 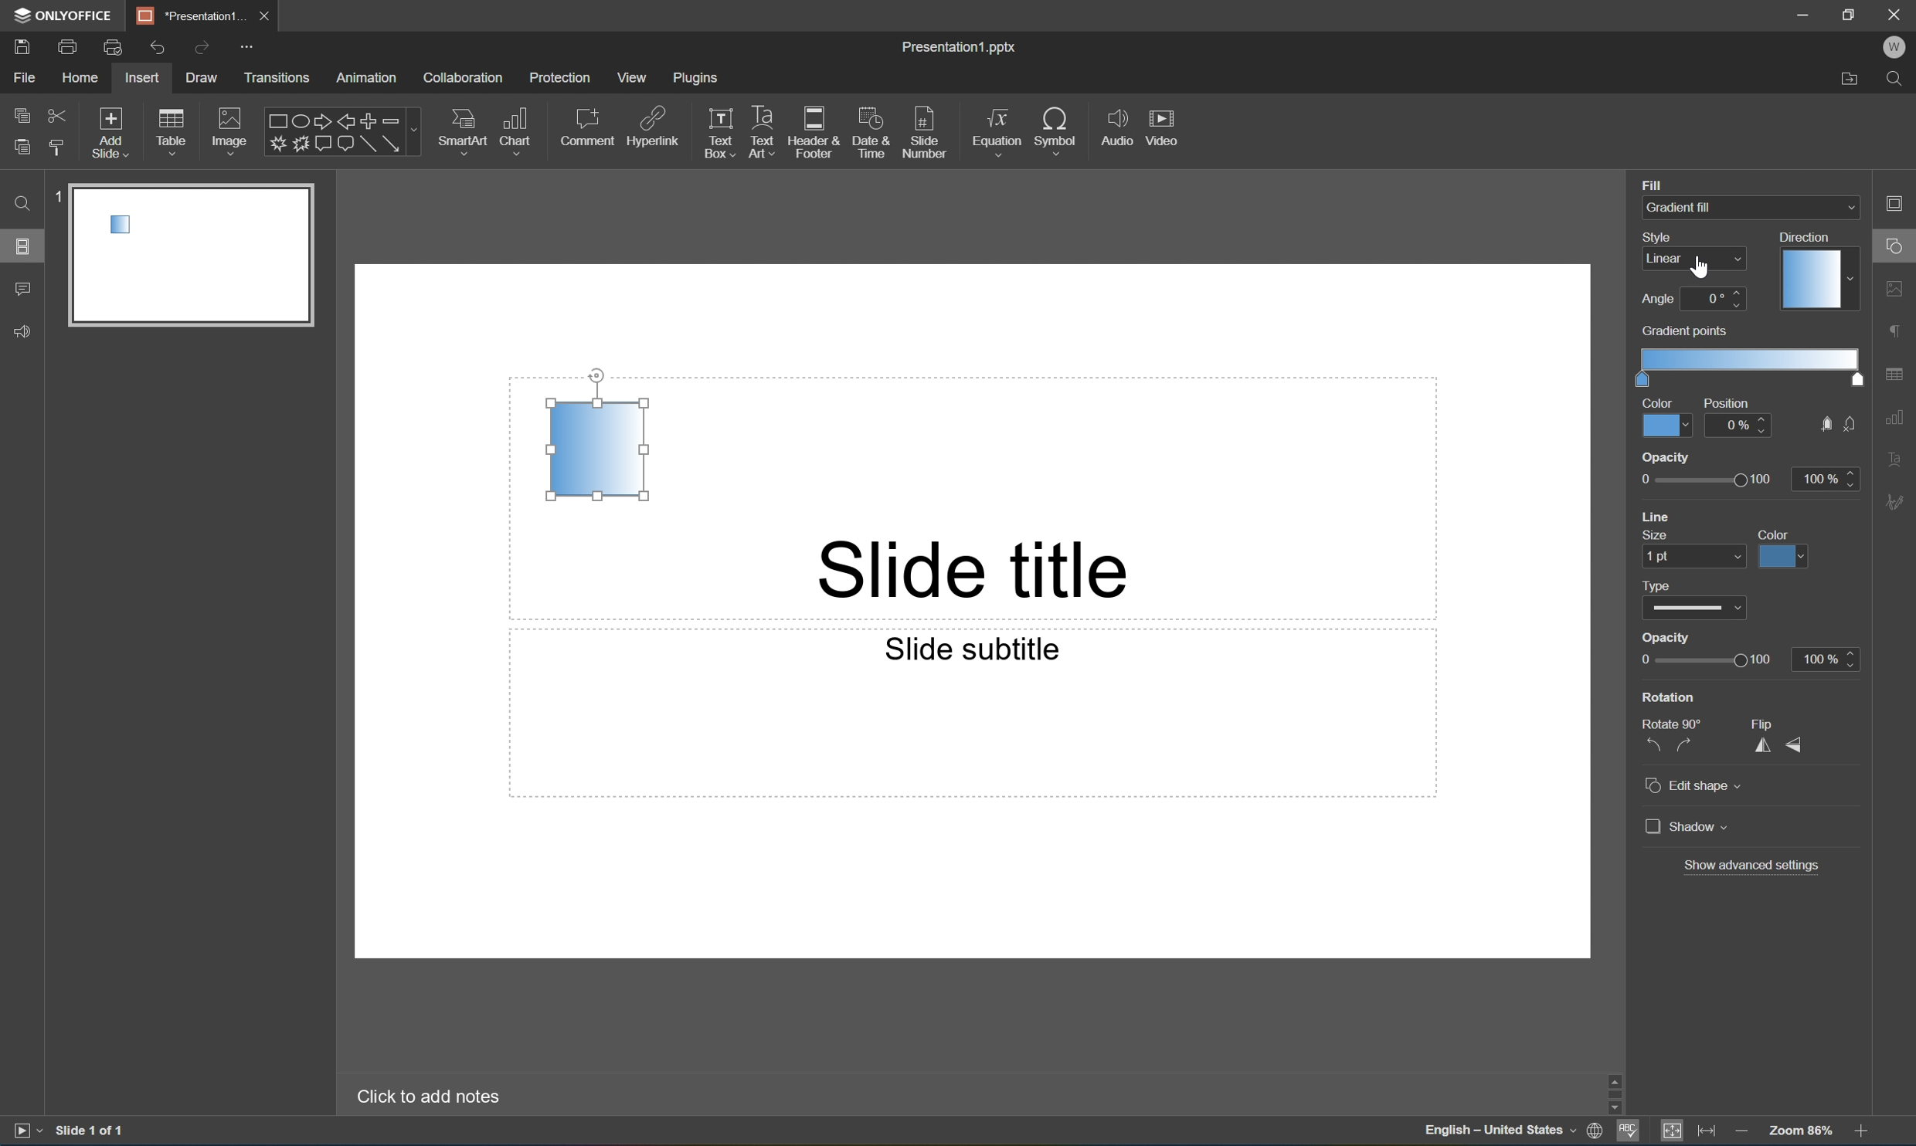 I want to click on Feedback & Support, so click(x=24, y=332).